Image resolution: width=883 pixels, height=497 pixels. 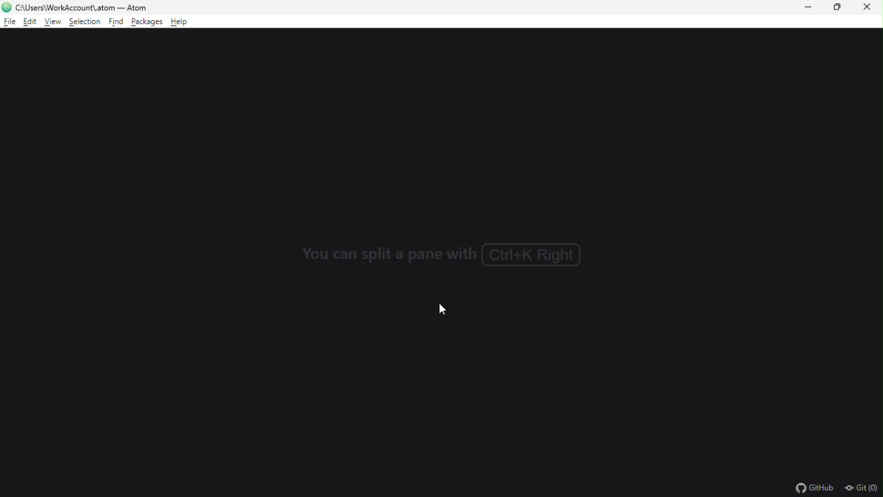 What do you see at coordinates (53, 22) in the screenshot?
I see `view ` at bounding box center [53, 22].